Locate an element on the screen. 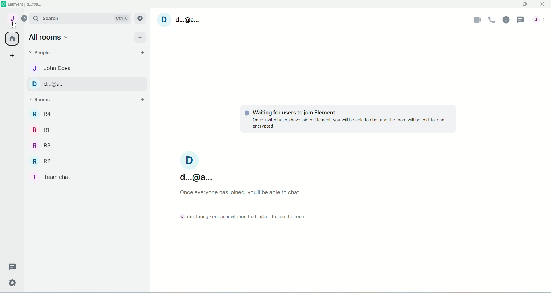 The image size is (551, 293). home is located at coordinates (11, 39).